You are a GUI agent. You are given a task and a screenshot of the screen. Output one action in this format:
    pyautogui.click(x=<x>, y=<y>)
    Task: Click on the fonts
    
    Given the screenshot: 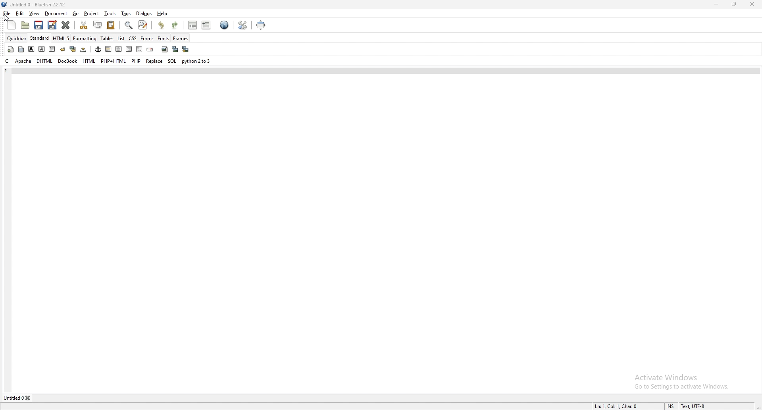 What is the action you would take?
    pyautogui.click(x=164, y=38)
    